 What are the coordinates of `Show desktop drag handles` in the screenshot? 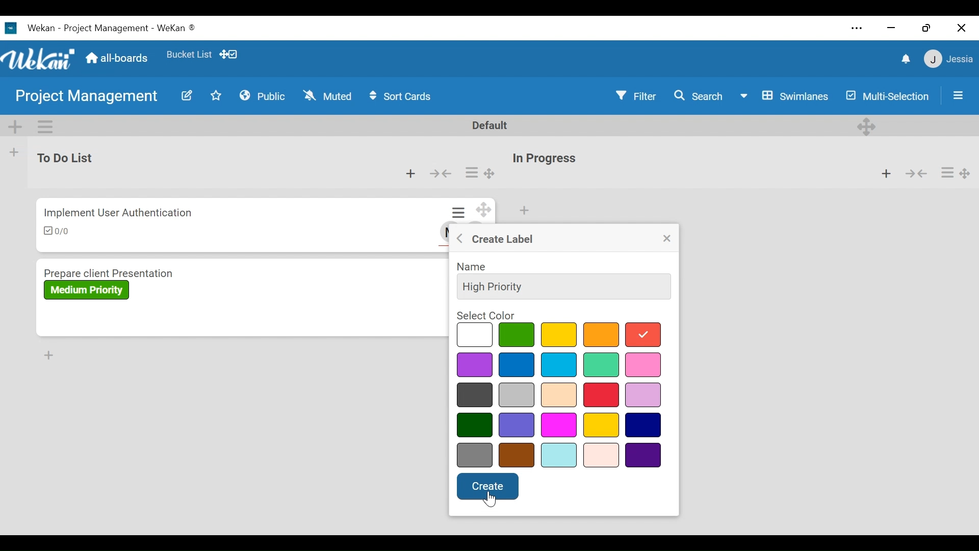 It's located at (230, 54).